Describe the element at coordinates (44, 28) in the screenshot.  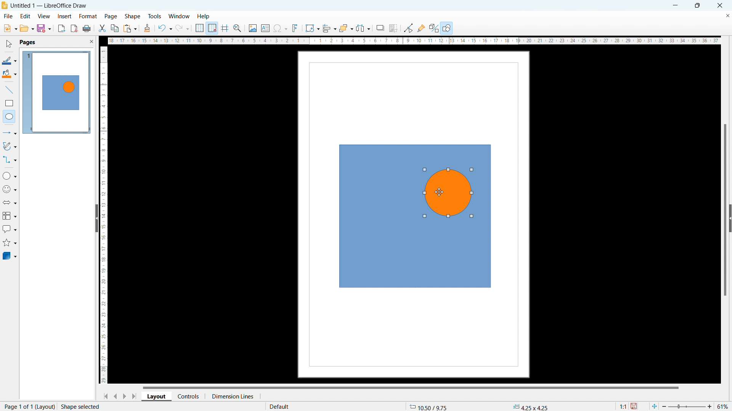
I see `save` at that location.